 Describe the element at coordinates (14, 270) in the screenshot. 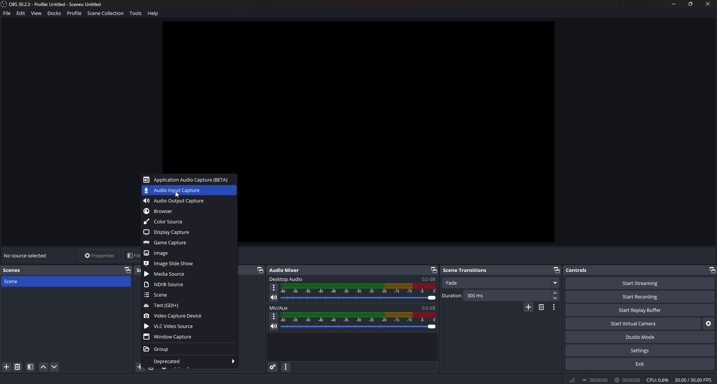

I see `scenes` at that location.